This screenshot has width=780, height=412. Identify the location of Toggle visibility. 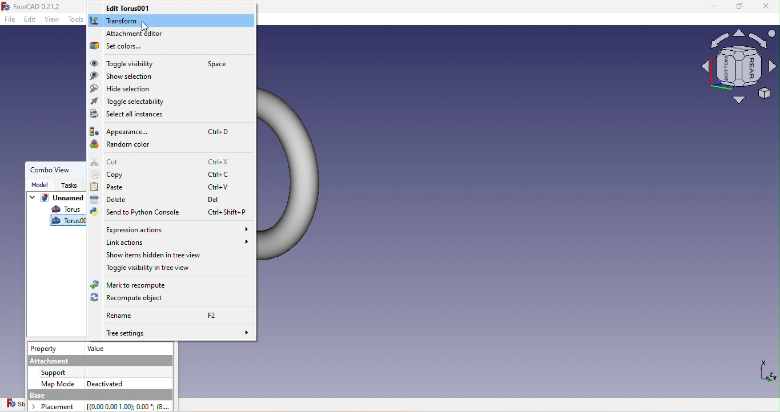
(159, 63).